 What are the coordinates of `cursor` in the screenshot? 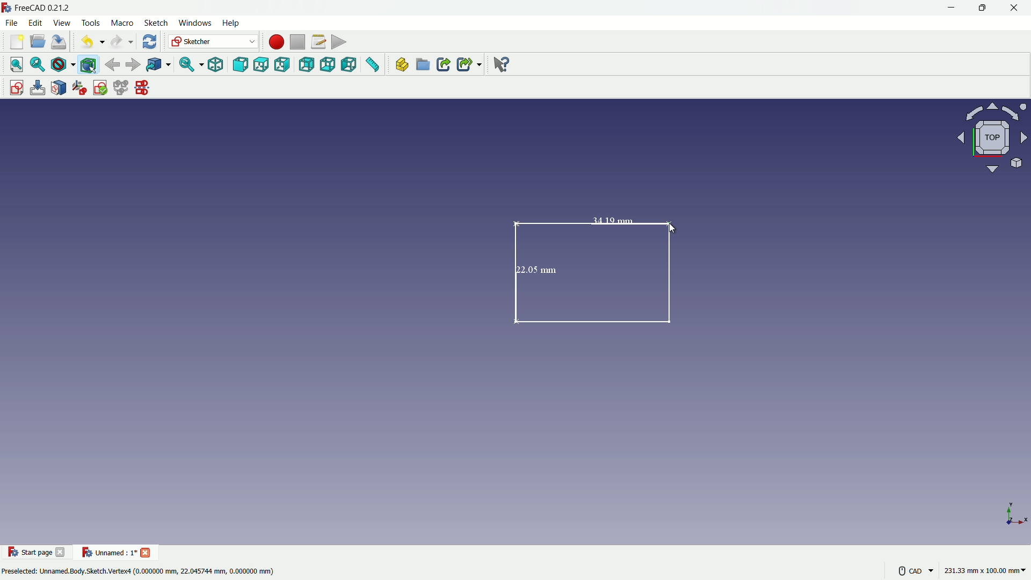 It's located at (666, 228).